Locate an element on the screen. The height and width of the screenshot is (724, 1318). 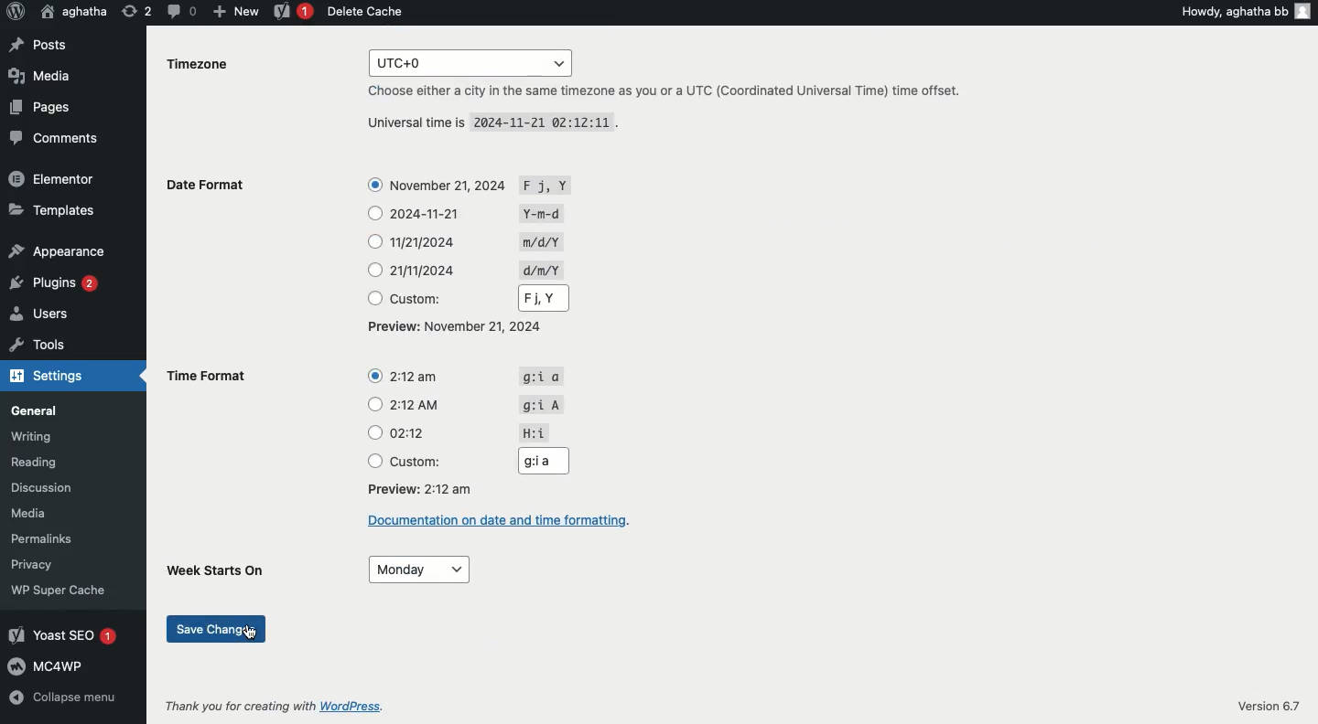
Pages is located at coordinates (37, 108).